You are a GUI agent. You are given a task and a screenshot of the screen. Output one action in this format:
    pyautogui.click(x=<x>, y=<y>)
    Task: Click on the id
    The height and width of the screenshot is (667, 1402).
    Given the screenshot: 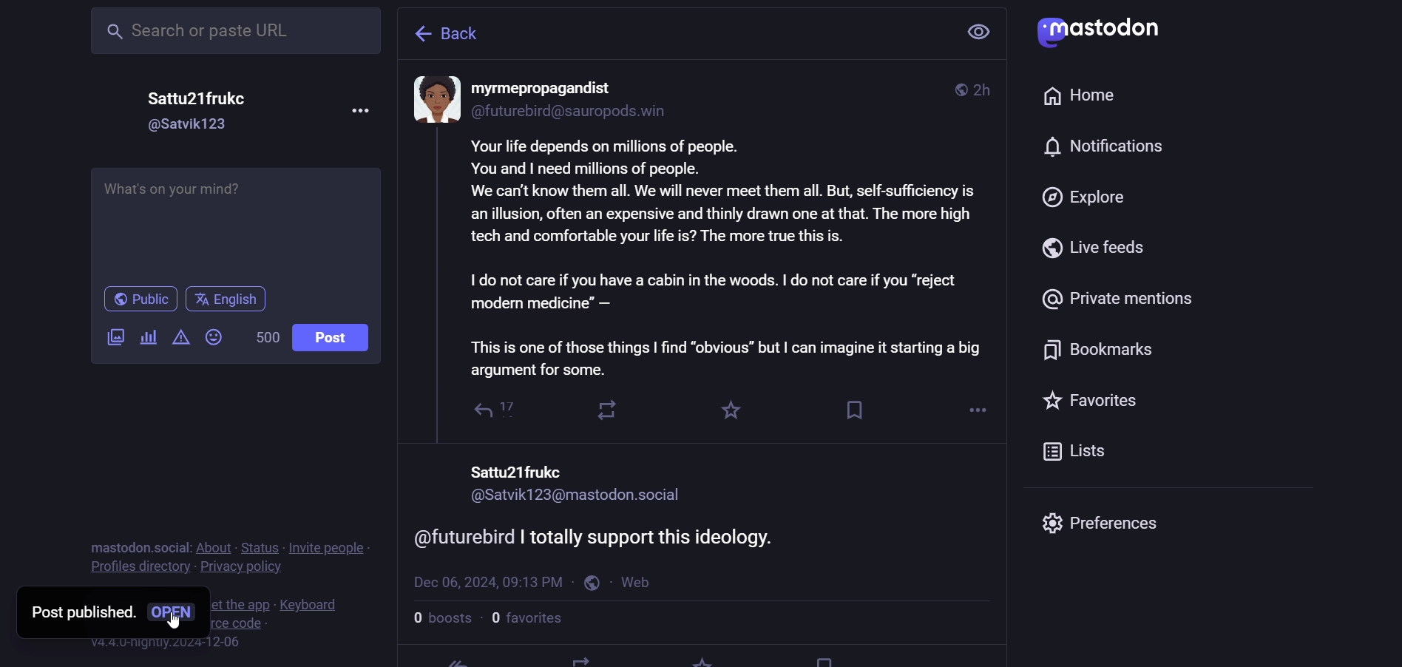 What is the action you would take?
    pyautogui.click(x=574, y=114)
    